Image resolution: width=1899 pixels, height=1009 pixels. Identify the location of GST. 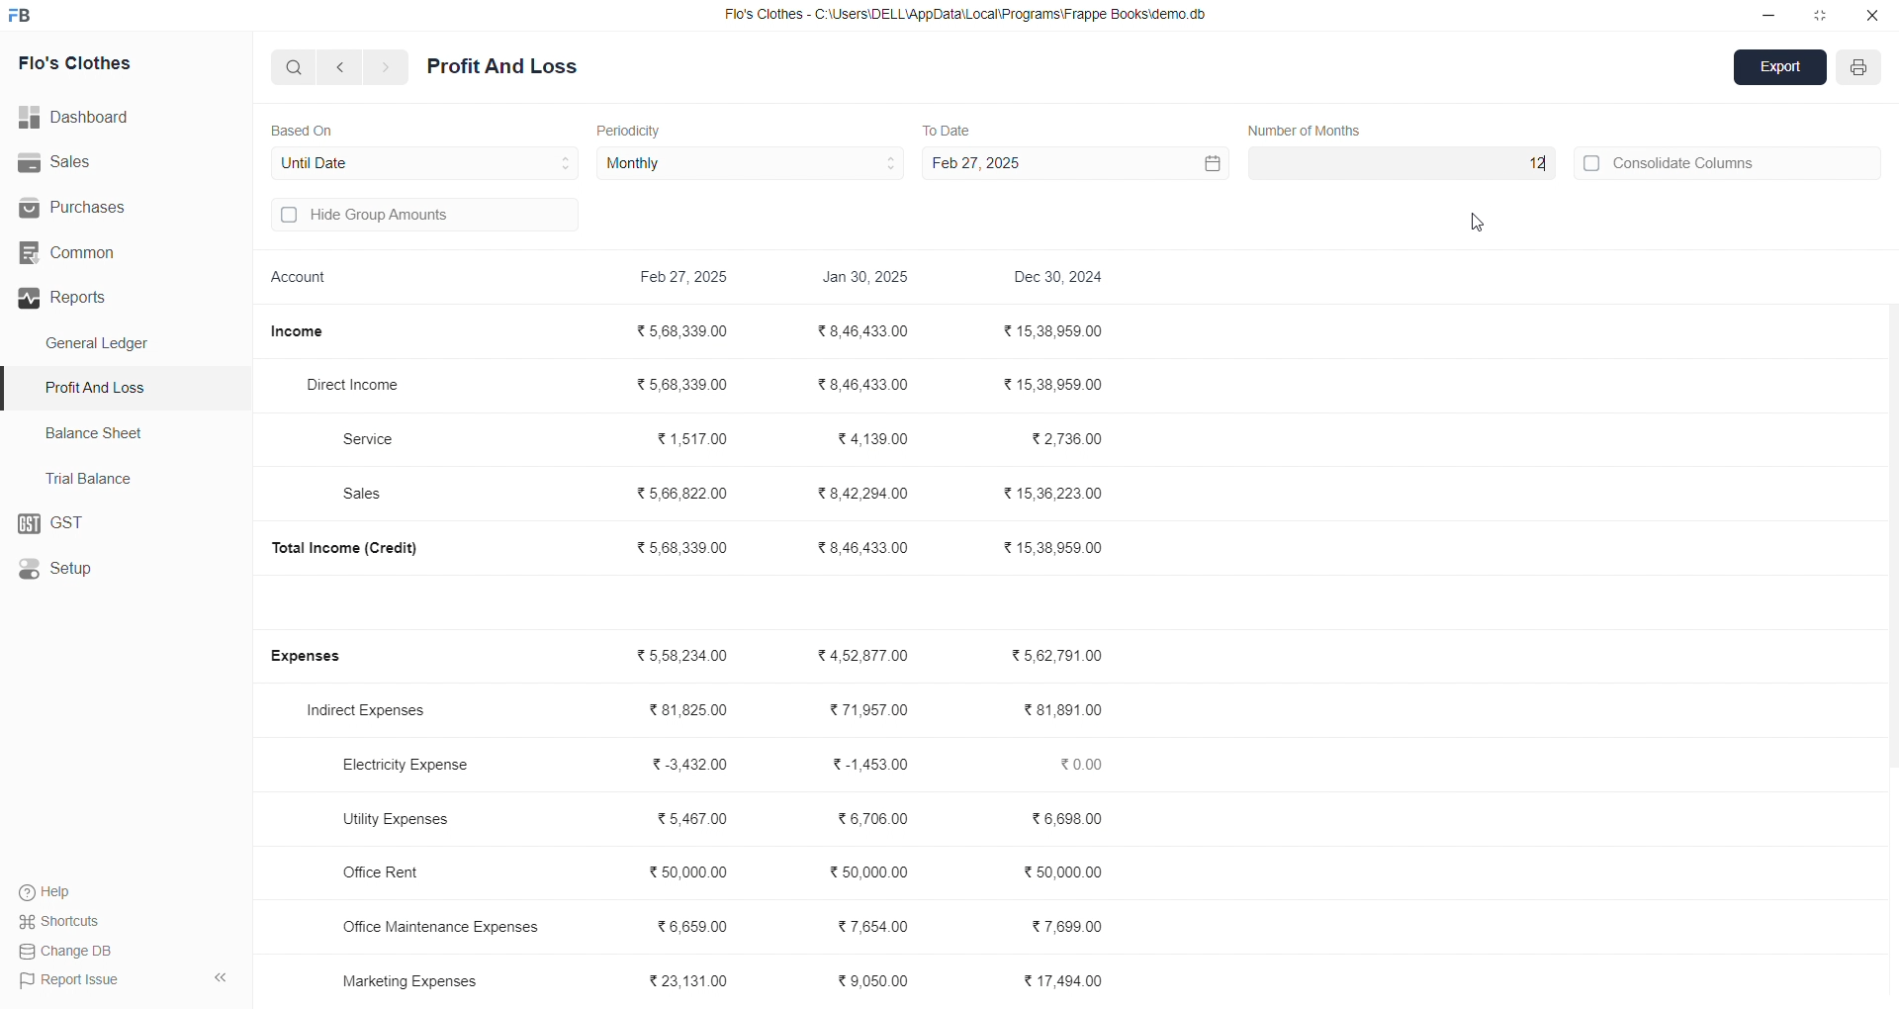
(124, 524).